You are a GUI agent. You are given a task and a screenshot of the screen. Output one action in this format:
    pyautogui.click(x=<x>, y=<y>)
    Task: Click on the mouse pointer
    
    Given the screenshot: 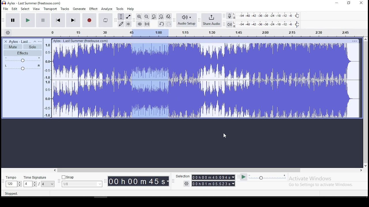 What is the action you would take?
    pyautogui.click(x=224, y=136)
    